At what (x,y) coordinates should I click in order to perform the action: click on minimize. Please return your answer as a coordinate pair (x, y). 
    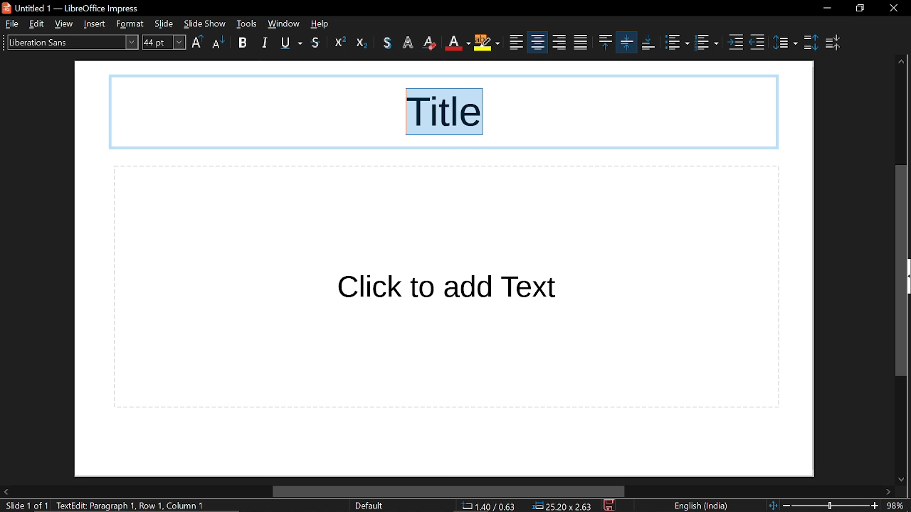
    Looking at the image, I should click on (826, 9).